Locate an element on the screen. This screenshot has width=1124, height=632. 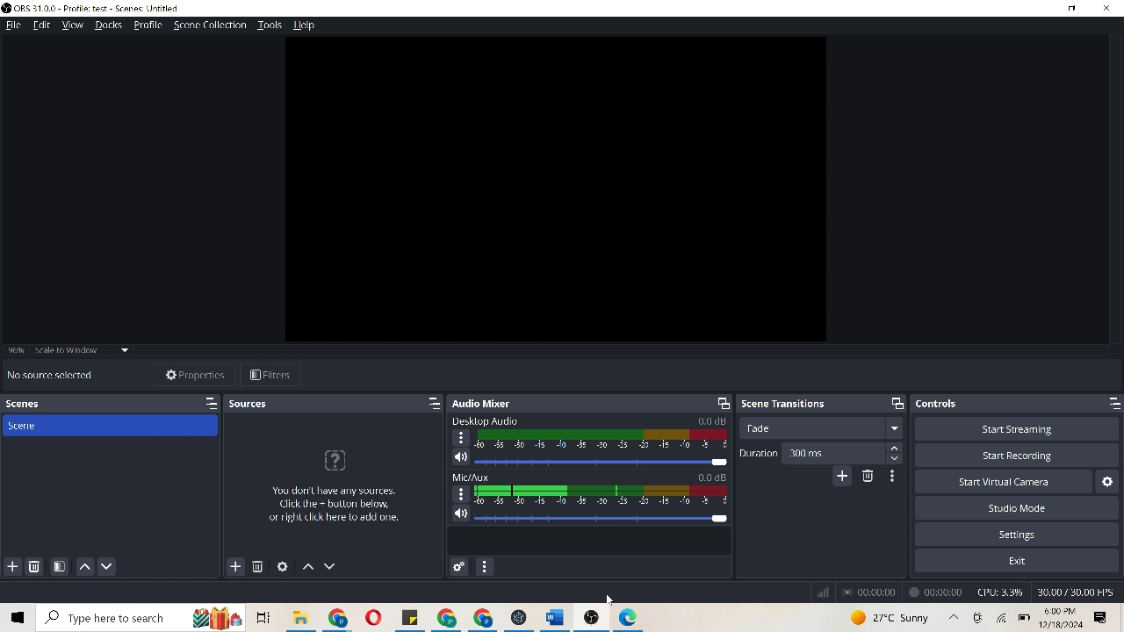
Desktop Audio is located at coordinates (494, 420).